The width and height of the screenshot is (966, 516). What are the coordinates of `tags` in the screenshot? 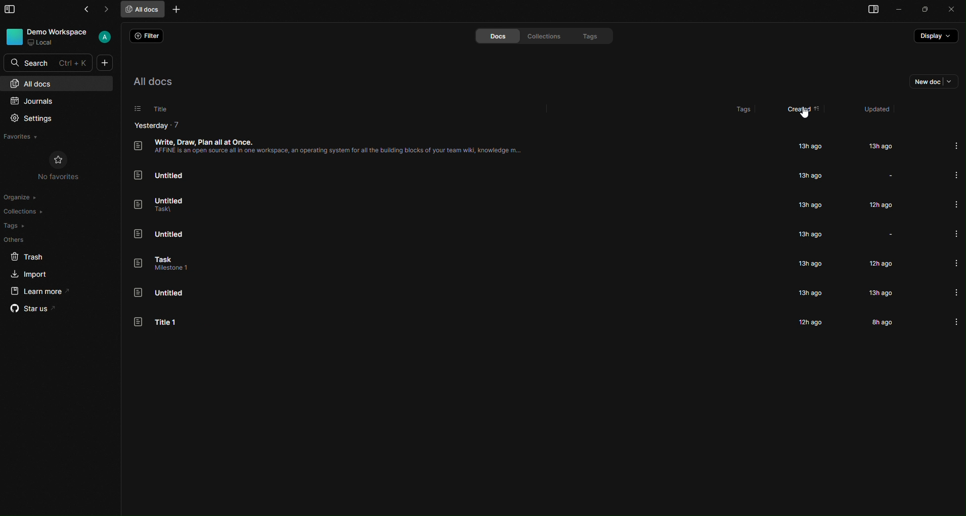 It's located at (593, 36).